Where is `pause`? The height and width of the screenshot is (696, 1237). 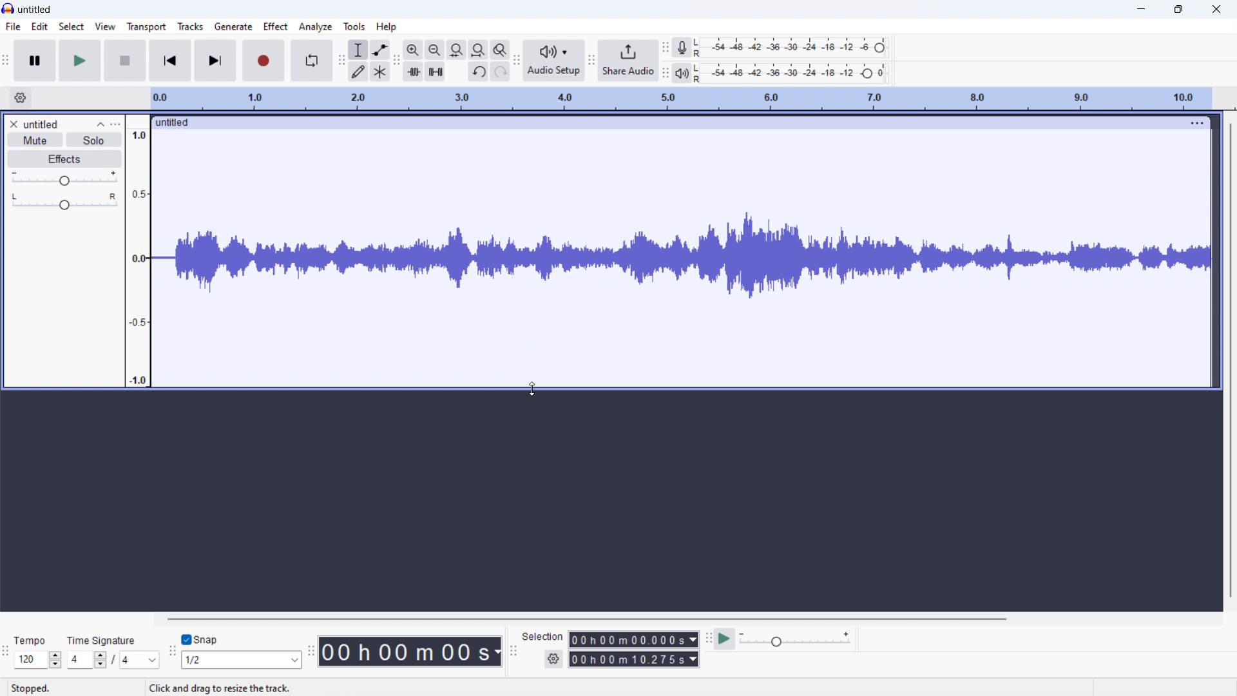 pause is located at coordinates (37, 61).